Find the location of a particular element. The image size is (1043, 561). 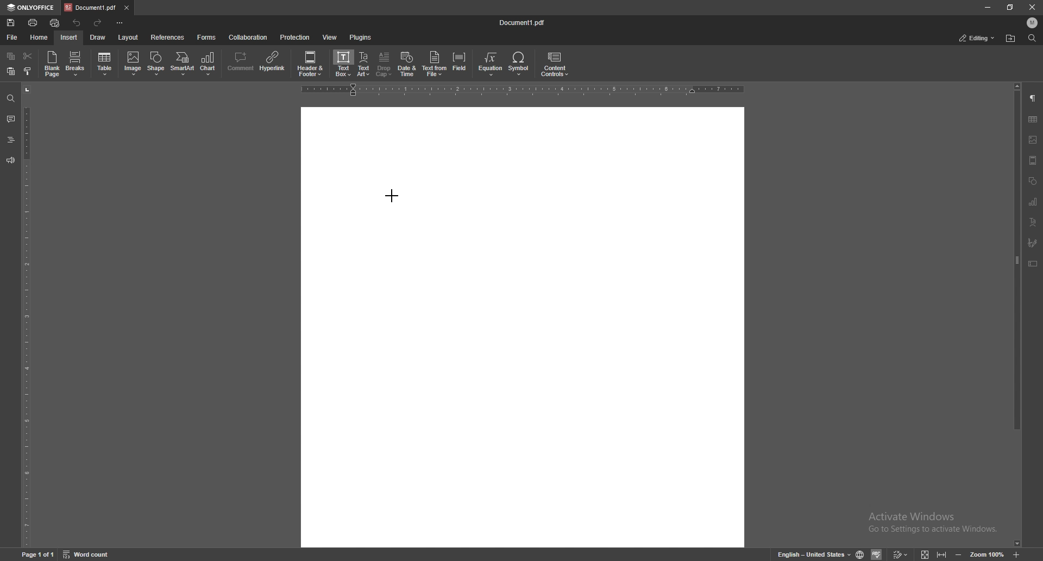

hyperlink is located at coordinates (274, 61).